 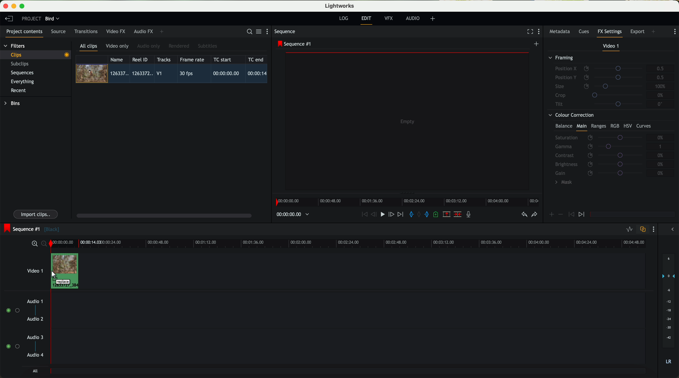 I want to click on cues, so click(x=585, y=32).